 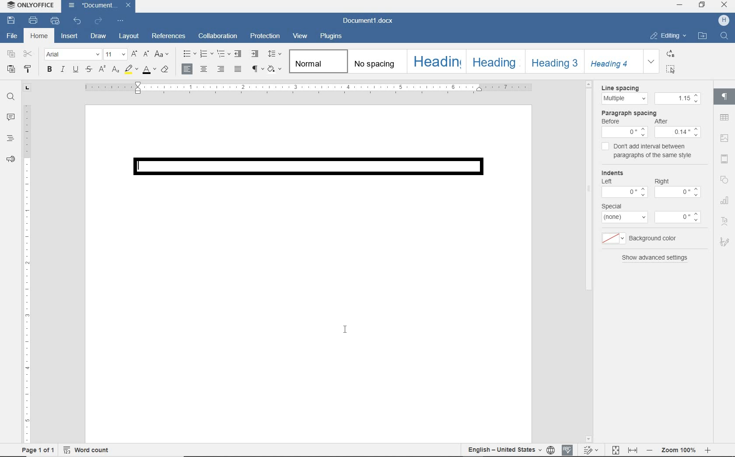 I want to click on OPEN FILE LOCATION, so click(x=703, y=37).